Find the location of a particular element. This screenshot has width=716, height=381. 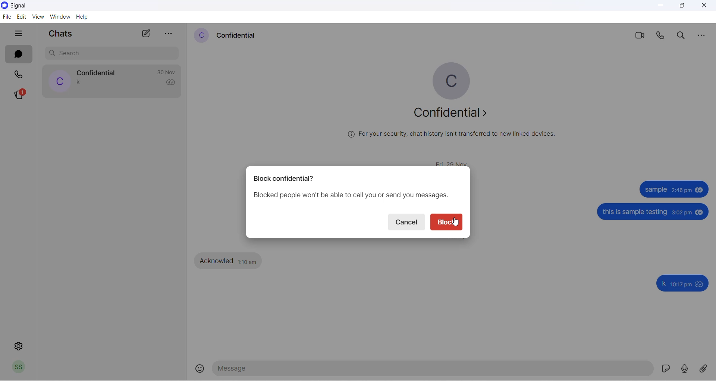

edit is located at coordinates (21, 16).